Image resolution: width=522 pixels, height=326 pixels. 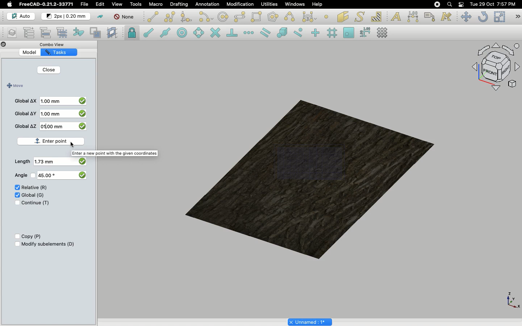 I want to click on Snap parallel, so click(x=265, y=33).